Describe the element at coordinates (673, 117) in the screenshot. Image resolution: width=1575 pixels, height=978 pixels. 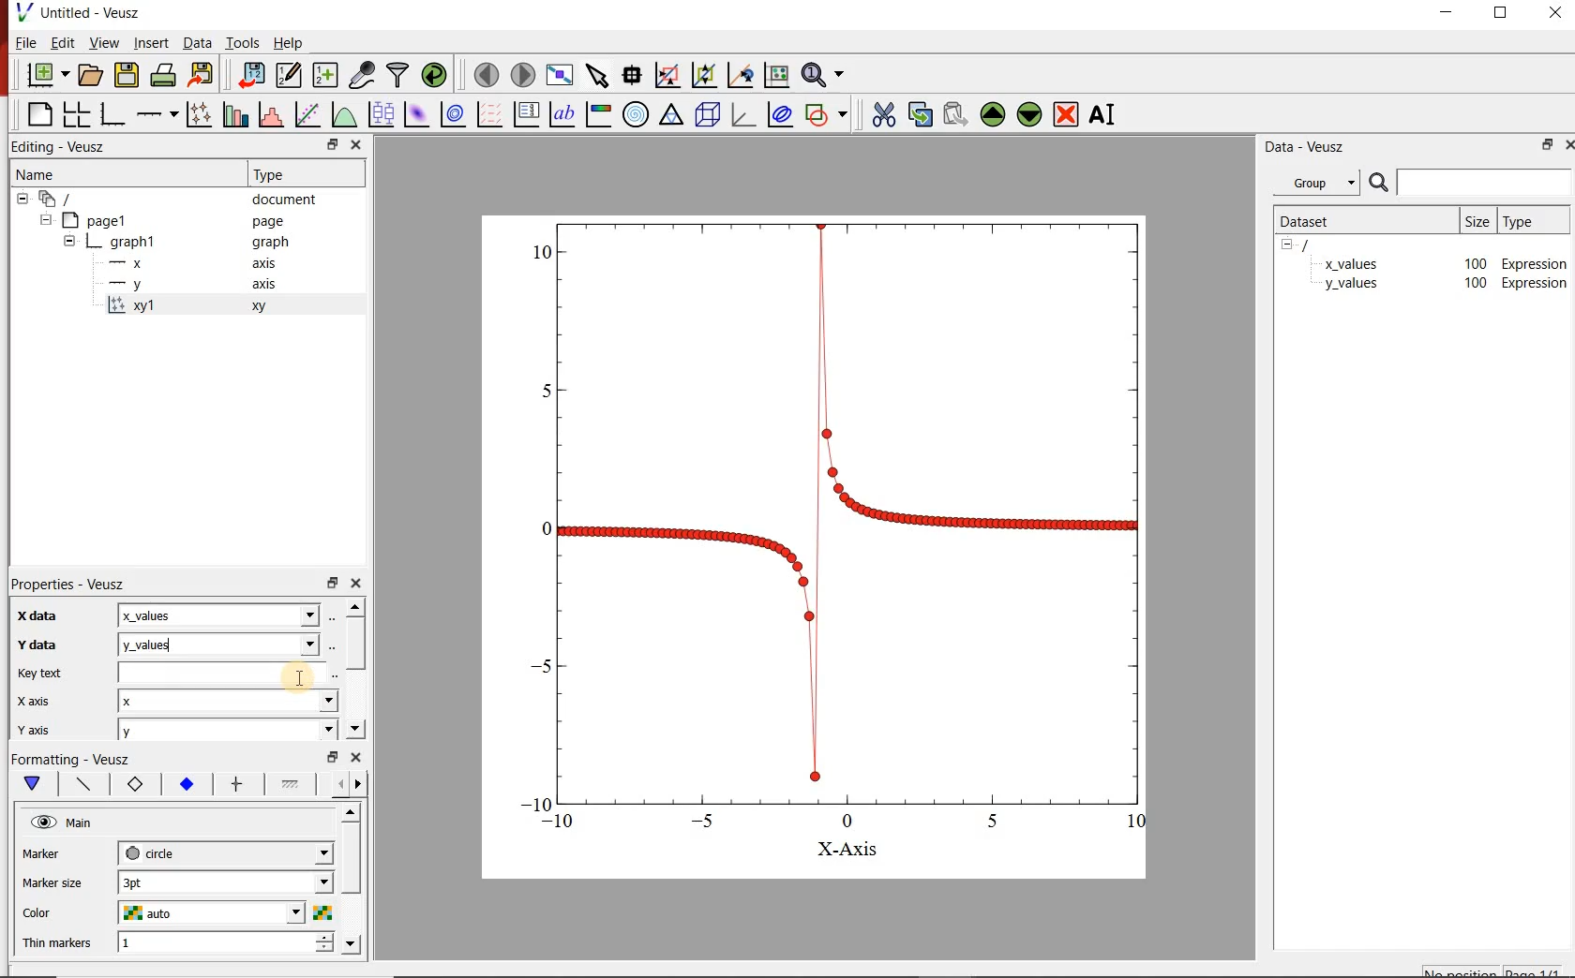
I see `ternary graph` at that location.